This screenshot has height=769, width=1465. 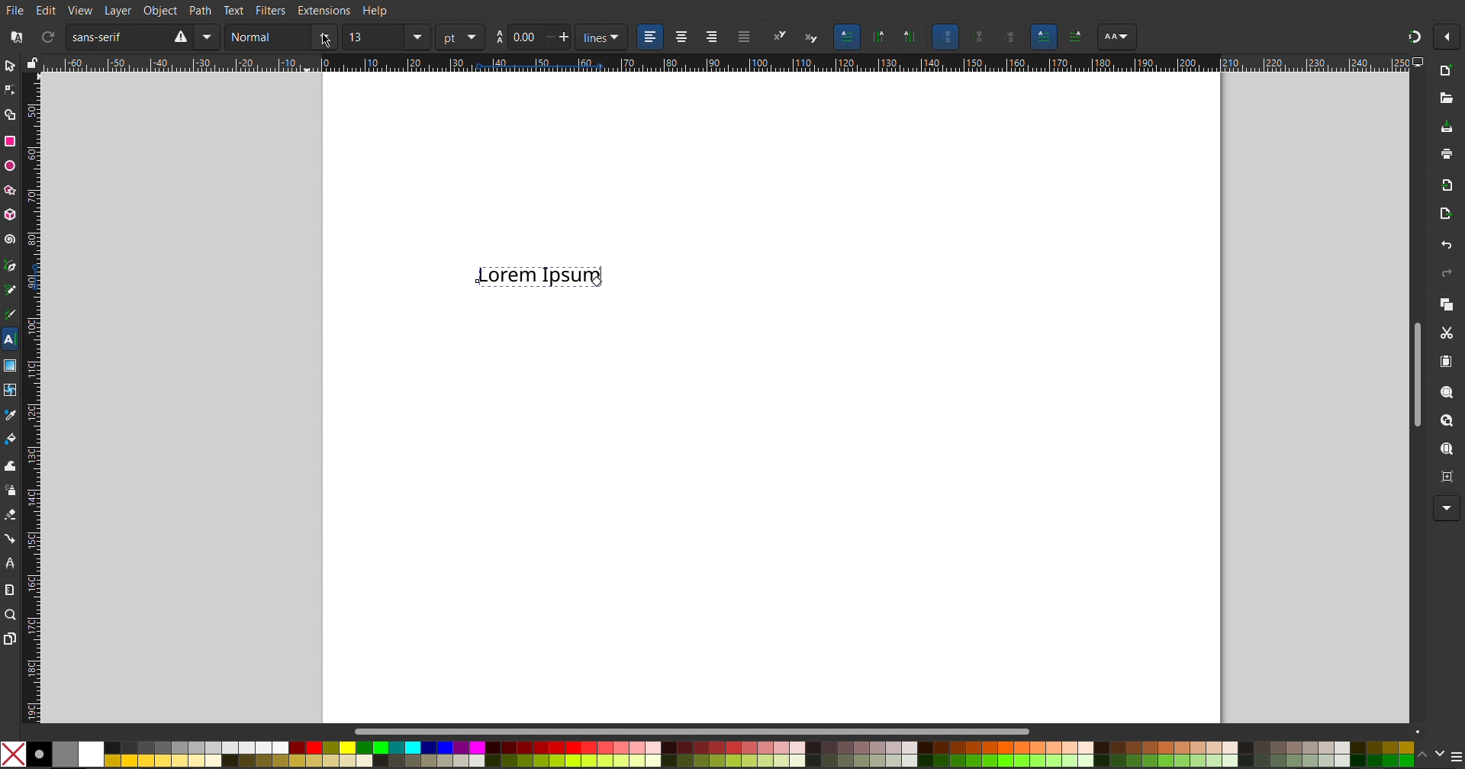 I want to click on New, so click(x=1445, y=72).